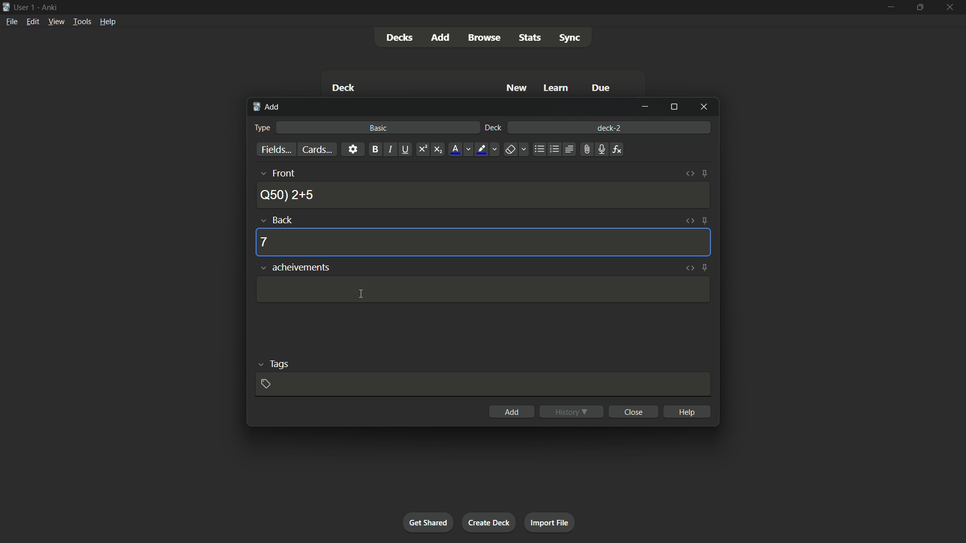 The image size is (966, 543). What do you see at coordinates (276, 173) in the screenshot?
I see `front` at bounding box center [276, 173].